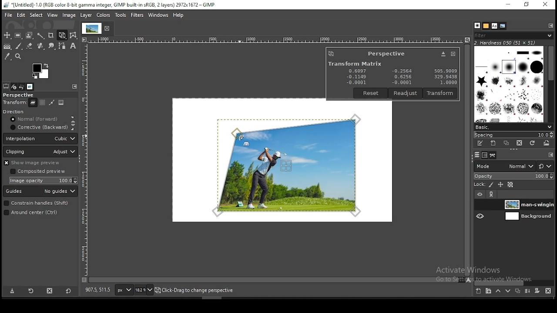  Describe the element at coordinates (509, 84) in the screenshot. I see `brushes` at that location.